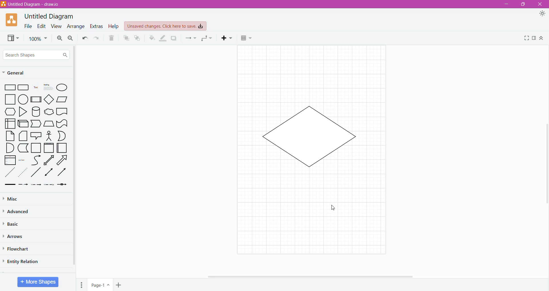  Describe the element at coordinates (31, 5) in the screenshot. I see `Application Name` at that location.